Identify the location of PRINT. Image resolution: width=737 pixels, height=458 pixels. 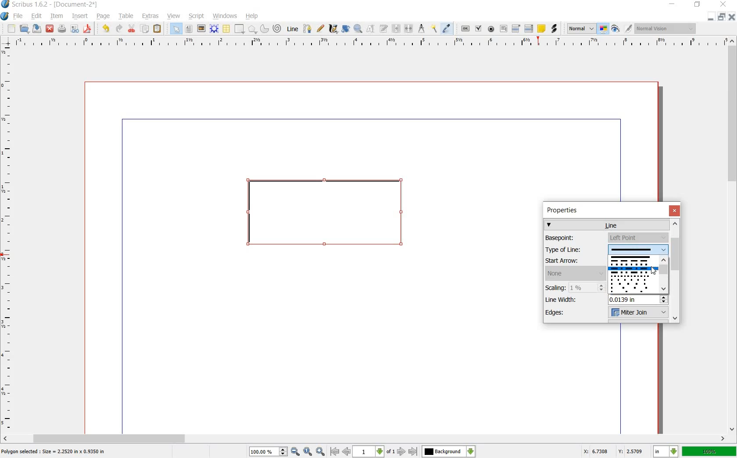
(62, 29).